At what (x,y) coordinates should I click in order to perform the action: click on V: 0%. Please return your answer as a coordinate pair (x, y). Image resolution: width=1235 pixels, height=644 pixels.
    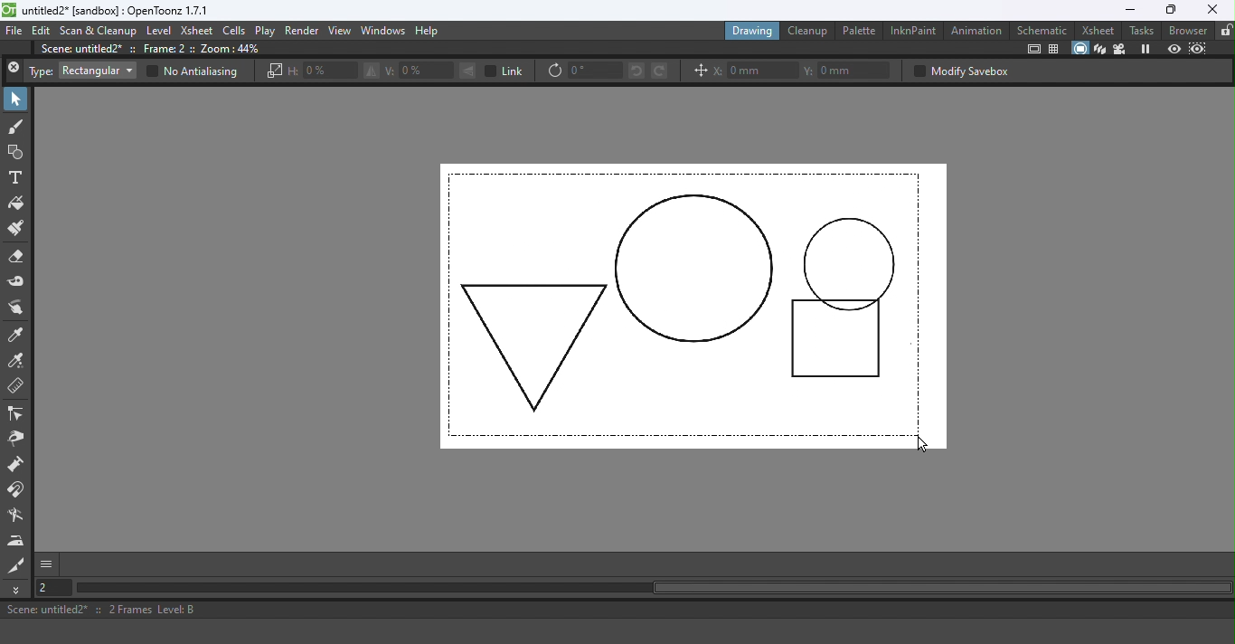
    Looking at the image, I should click on (419, 71).